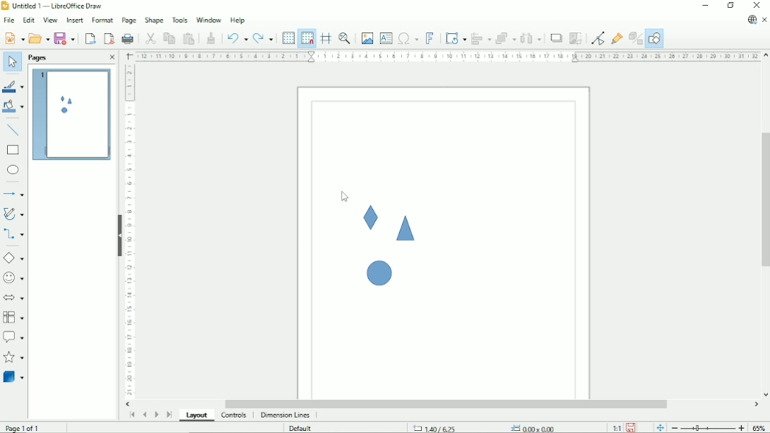 The image size is (770, 433). Describe the element at coordinates (486, 427) in the screenshot. I see `Cursor position` at that location.